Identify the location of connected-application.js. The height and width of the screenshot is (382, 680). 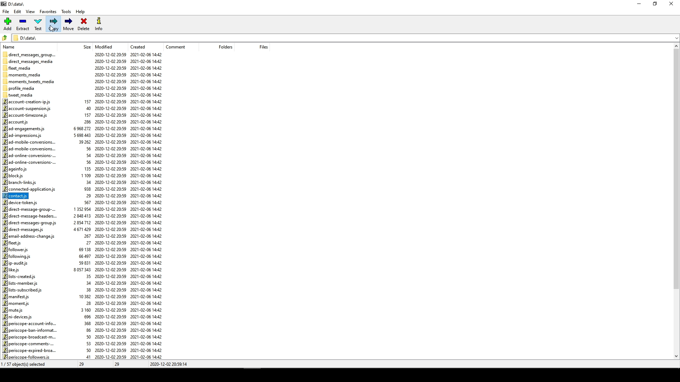
(28, 189).